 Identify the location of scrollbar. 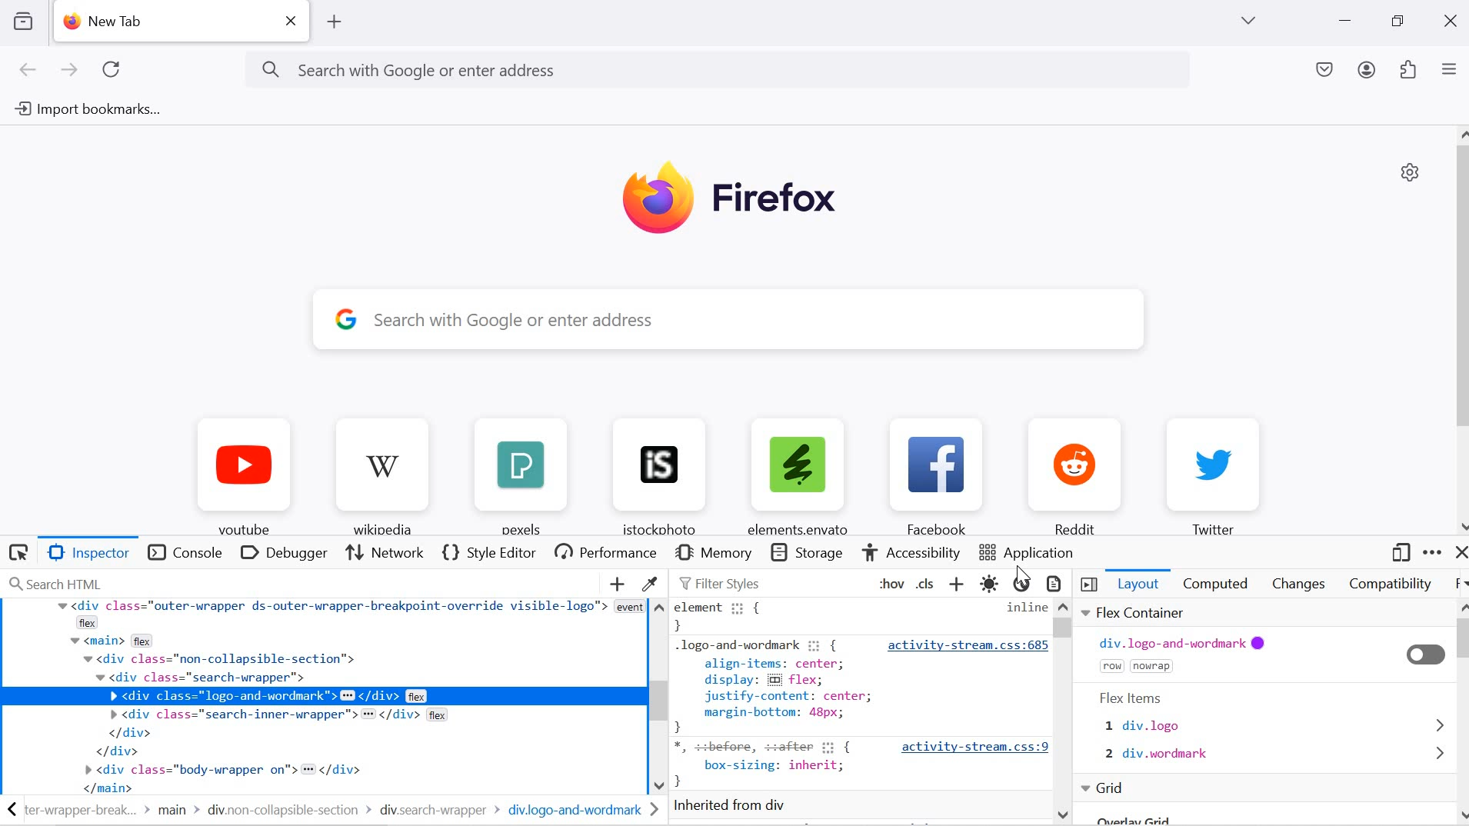
(658, 701).